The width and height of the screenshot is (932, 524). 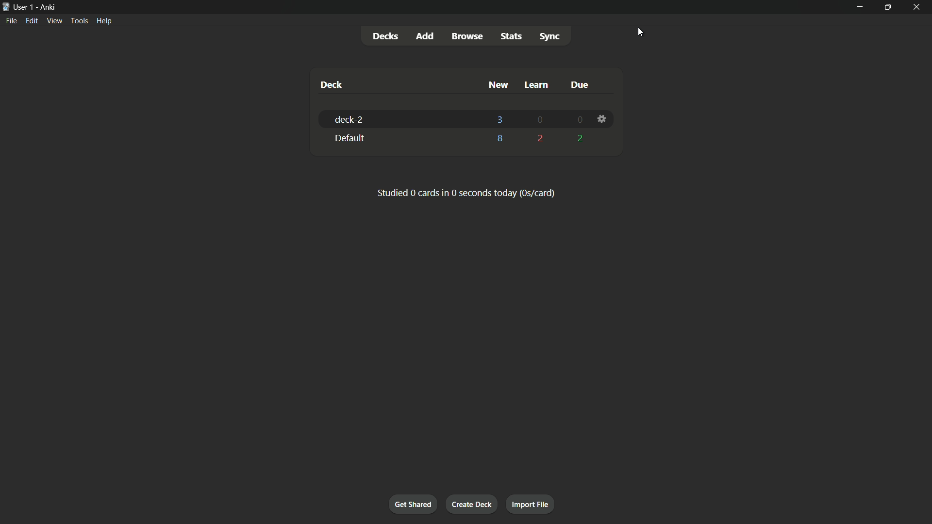 What do you see at coordinates (500, 141) in the screenshot?
I see `8` at bounding box center [500, 141].